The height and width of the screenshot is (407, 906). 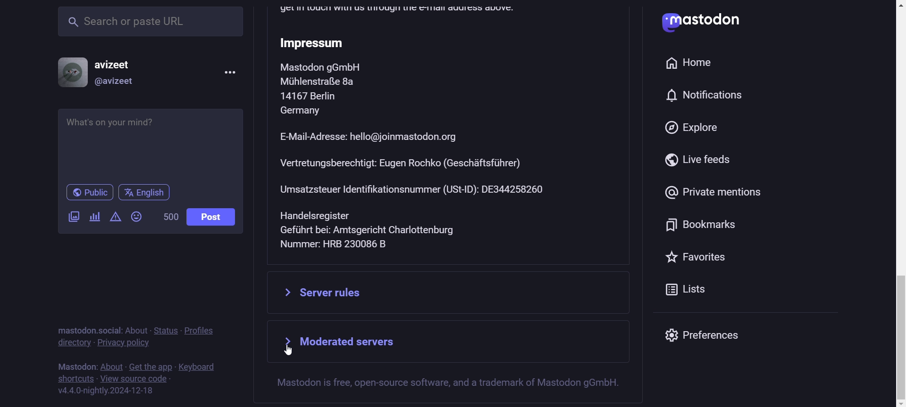 What do you see at coordinates (895, 404) in the screenshot?
I see `scroll down` at bounding box center [895, 404].